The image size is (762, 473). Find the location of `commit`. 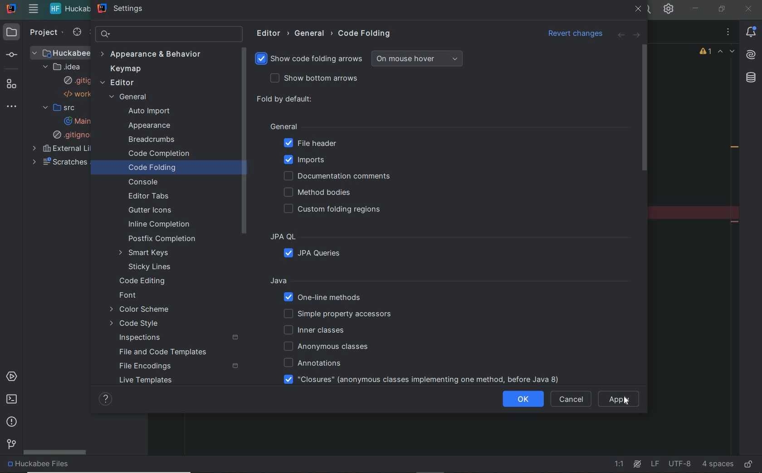

commit is located at coordinates (16, 54).